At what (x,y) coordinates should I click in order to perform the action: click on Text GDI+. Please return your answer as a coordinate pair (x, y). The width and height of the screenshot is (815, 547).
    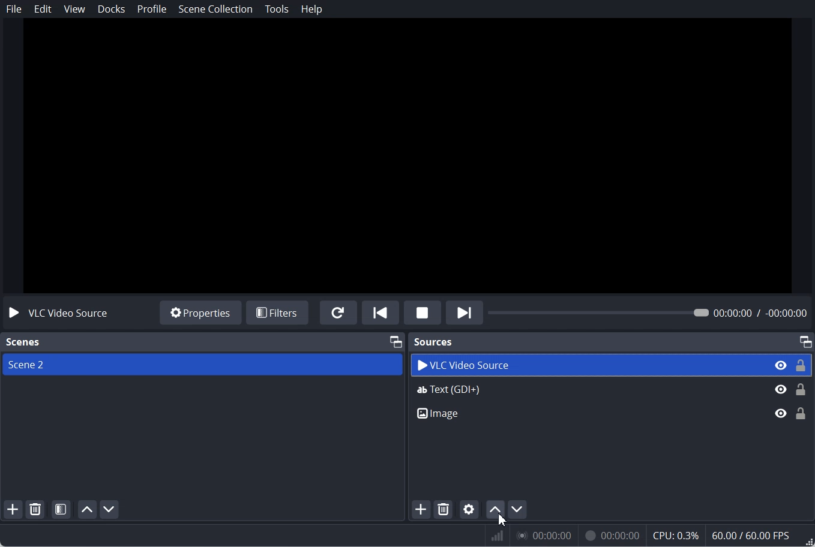
    Looking at the image, I should click on (611, 392).